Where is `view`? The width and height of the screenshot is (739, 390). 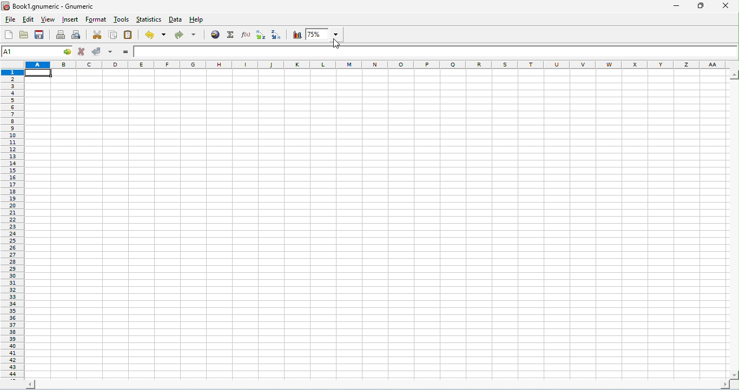 view is located at coordinates (47, 19).